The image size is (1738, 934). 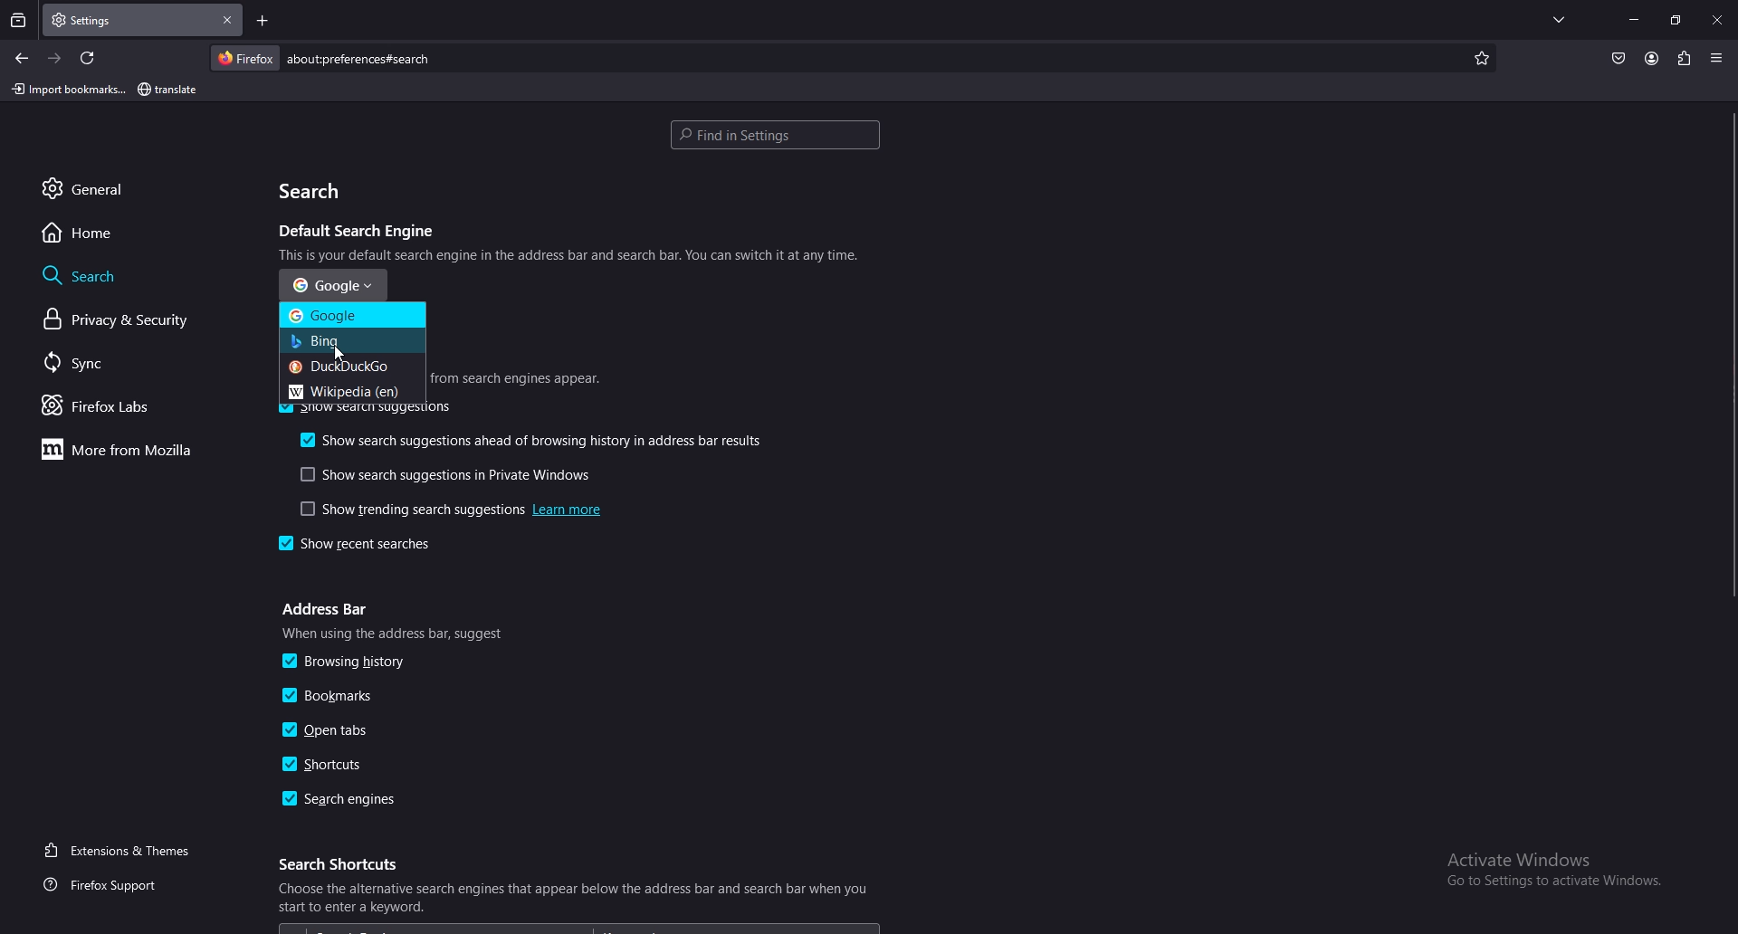 I want to click on google, so click(x=352, y=316).